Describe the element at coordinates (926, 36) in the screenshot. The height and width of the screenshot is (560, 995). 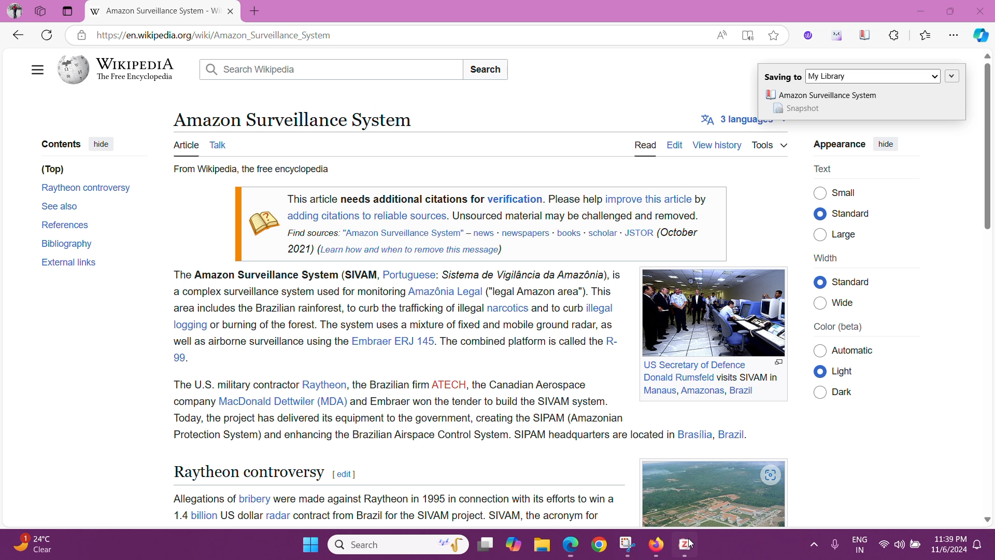
I see `Favorites` at that location.